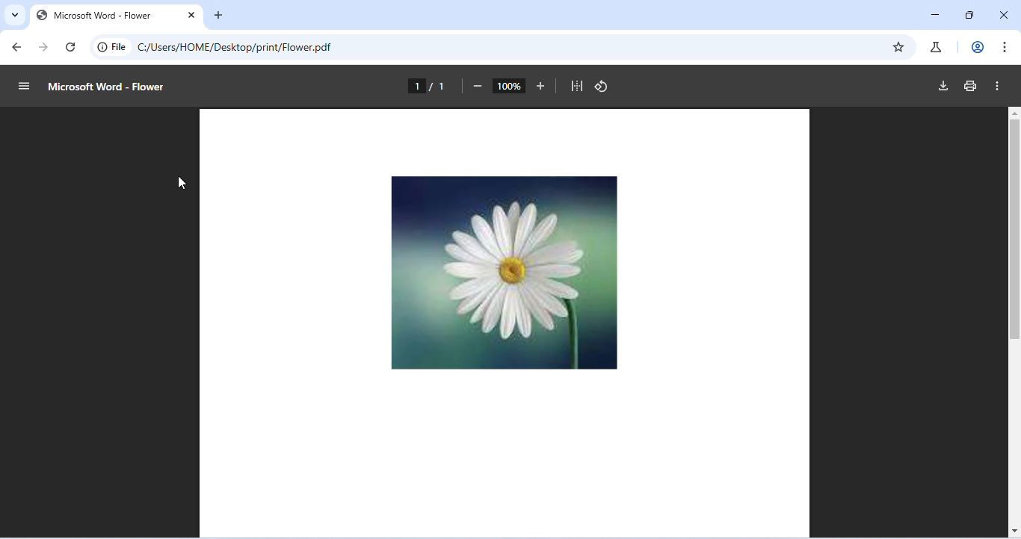 This screenshot has height=539, width=1021. I want to click on fit to page, so click(578, 86).